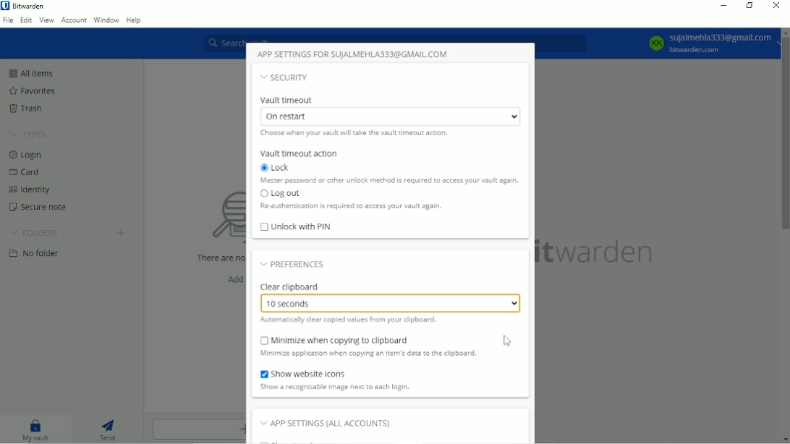  I want to click on Folders, so click(35, 232).